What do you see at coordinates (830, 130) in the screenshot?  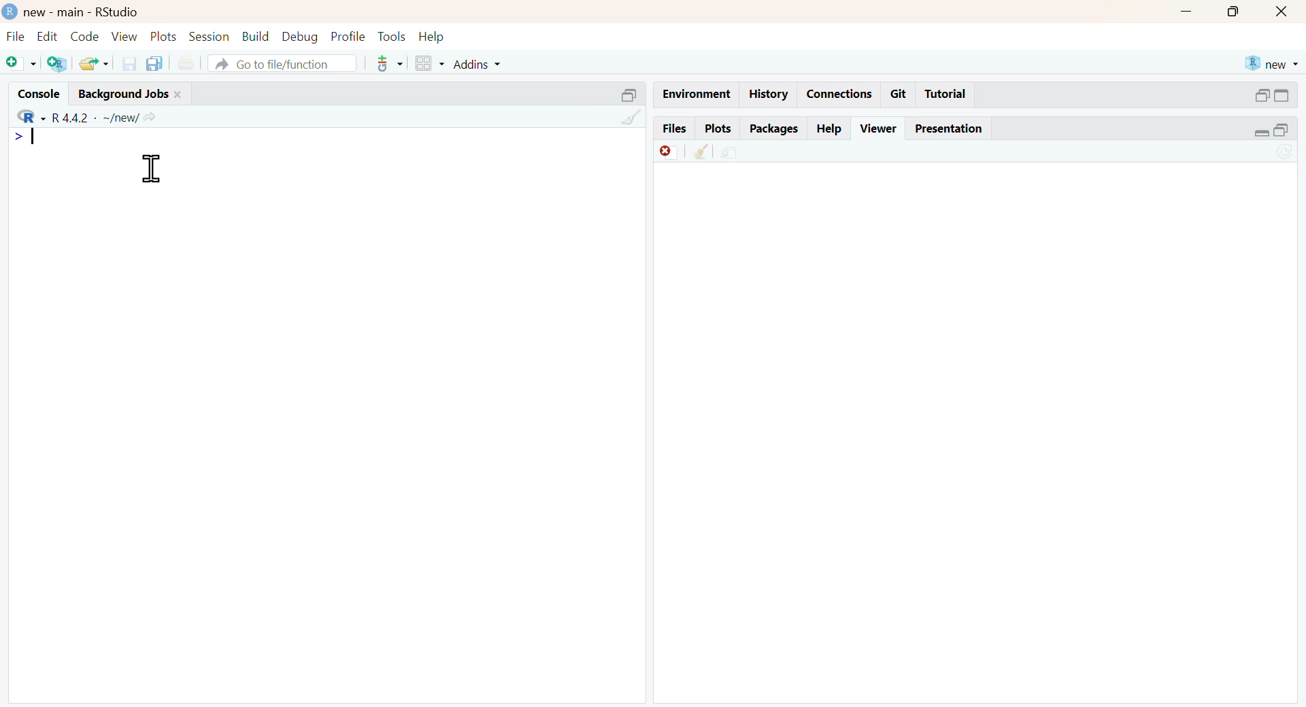 I see `help` at bounding box center [830, 130].